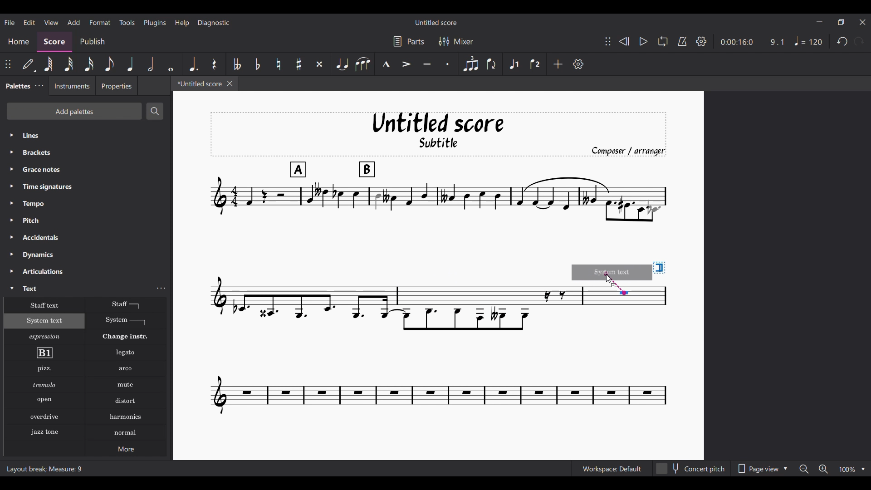 The width and height of the screenshot is (871, 490). I want to click on Rest, so click(215, 64).